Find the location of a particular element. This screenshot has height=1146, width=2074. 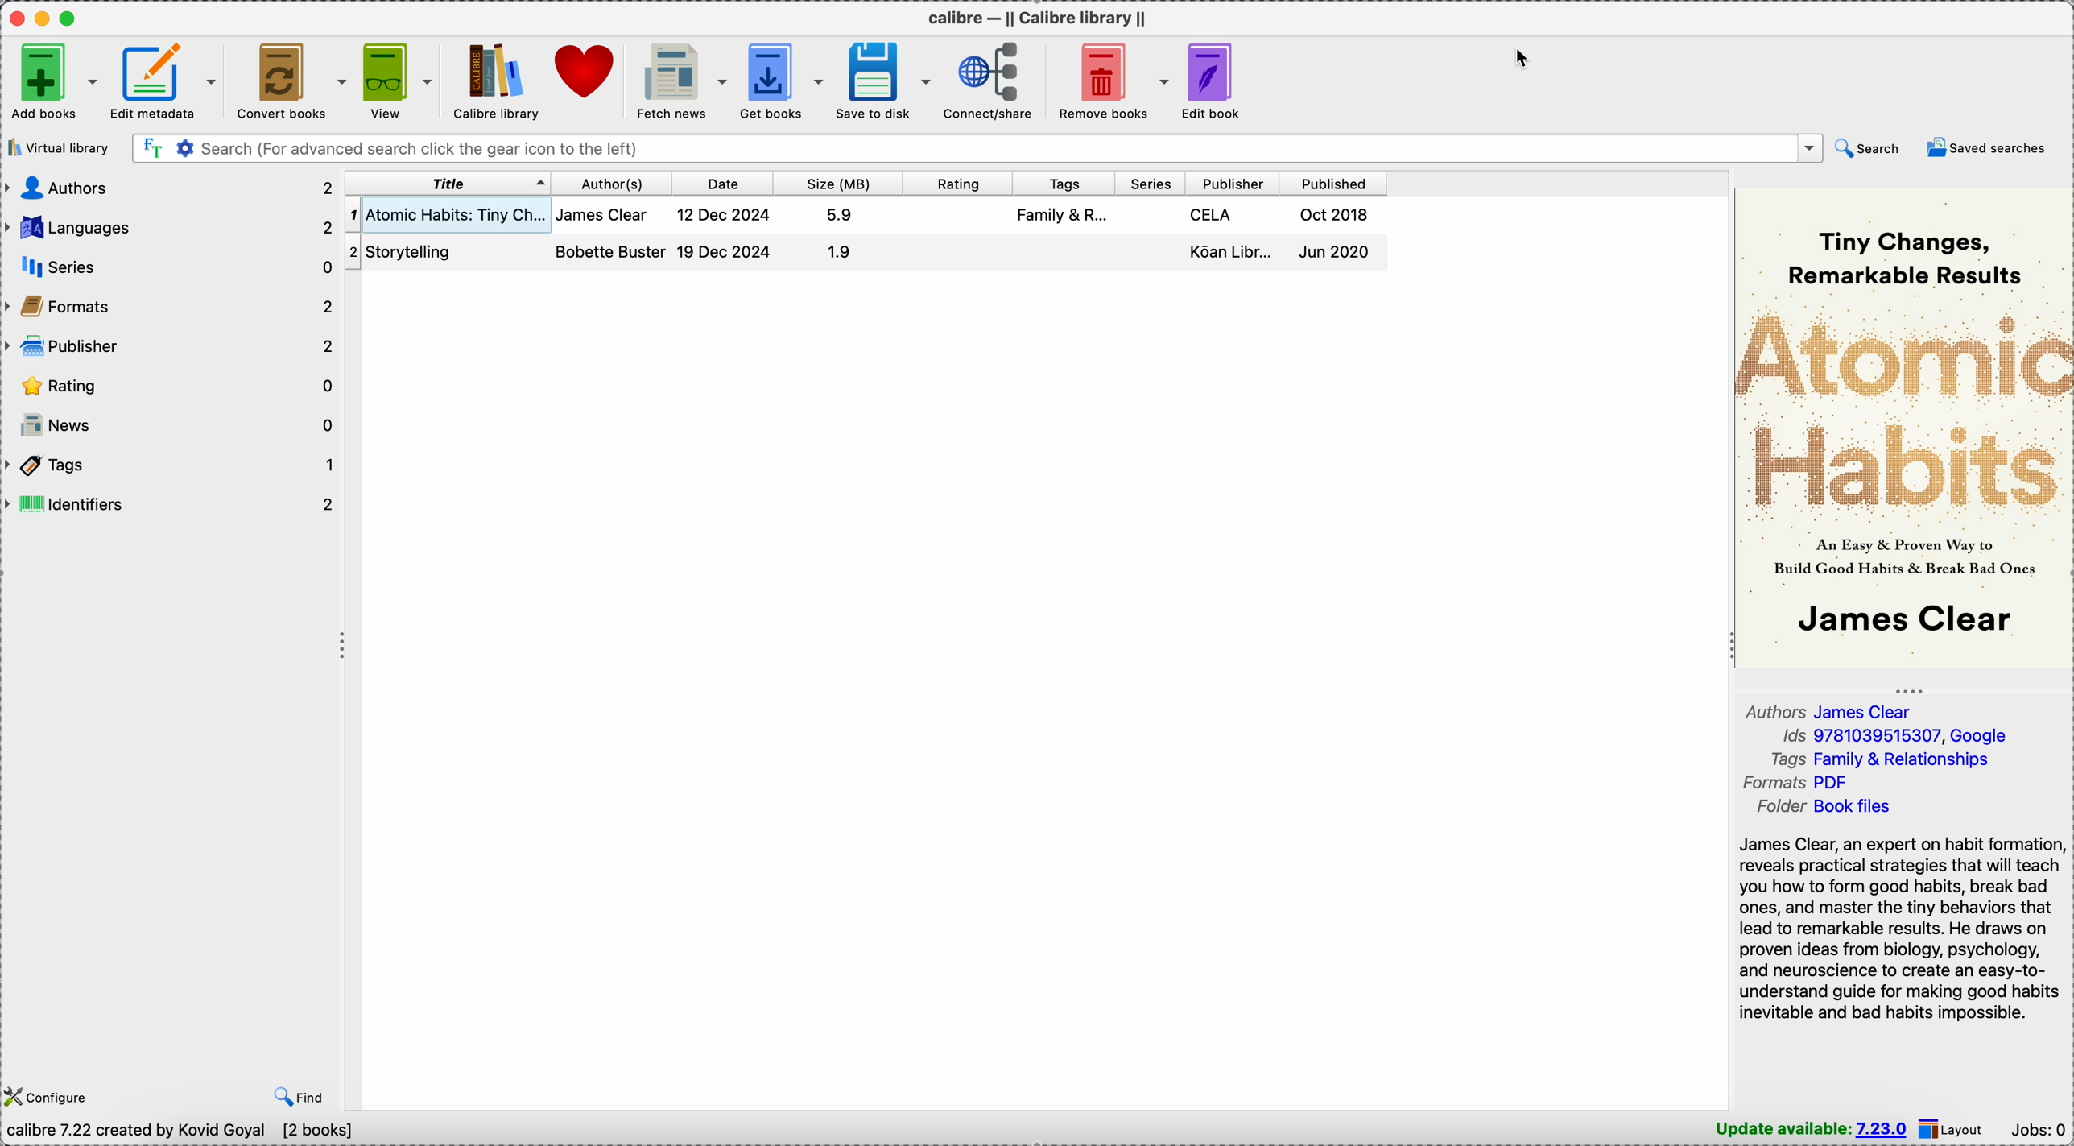

publisher is located at coordinates (168, 348).